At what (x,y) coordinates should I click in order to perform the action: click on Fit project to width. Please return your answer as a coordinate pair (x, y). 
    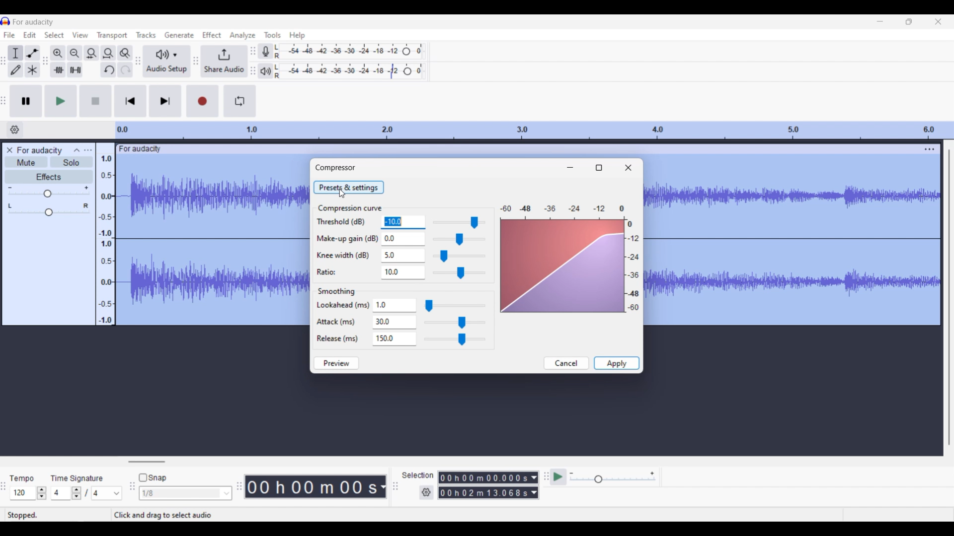
    Looking at the image, I should click on (108, 53).